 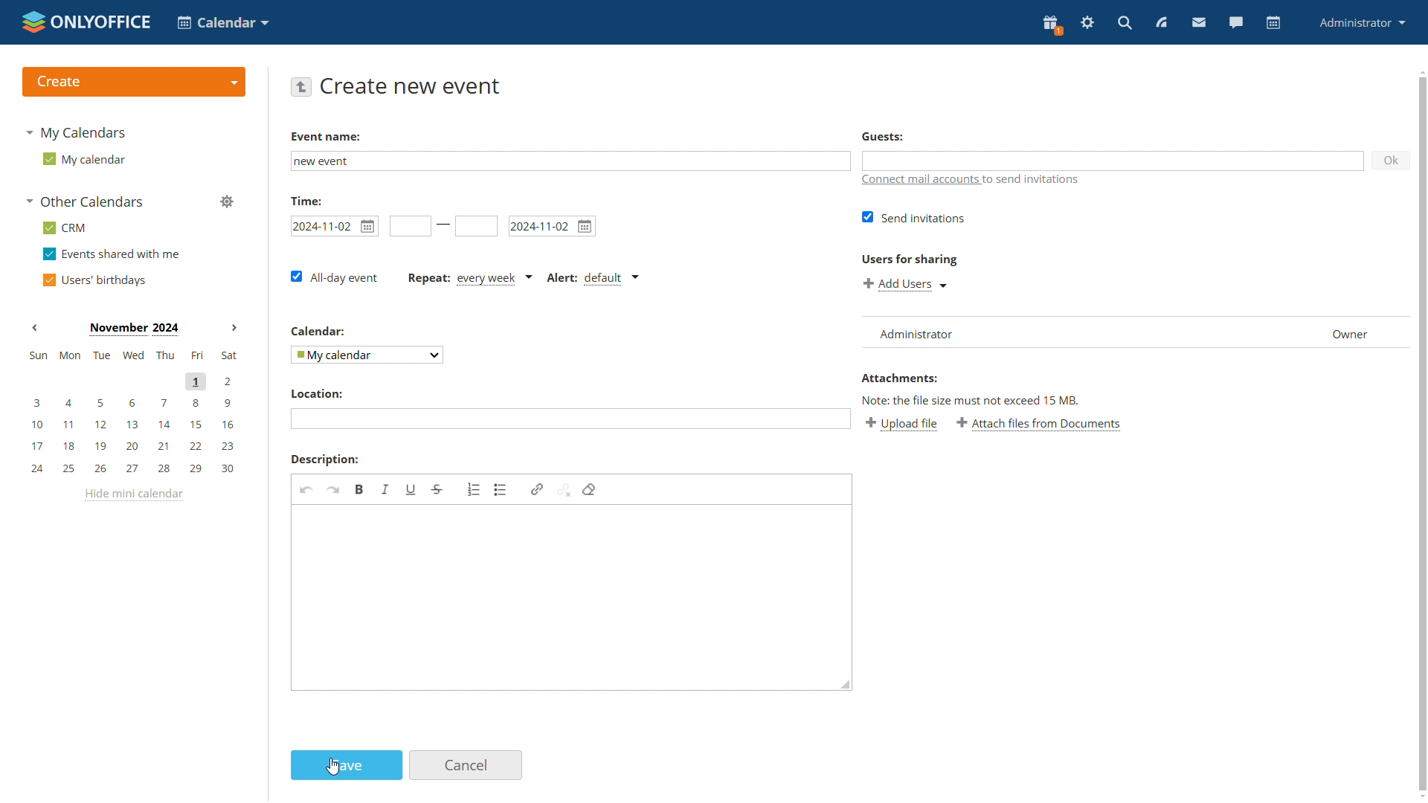 What do you see at coordinates (573, 598) in the screenshot?
I see `edit description` at bounding box center [573, 598].